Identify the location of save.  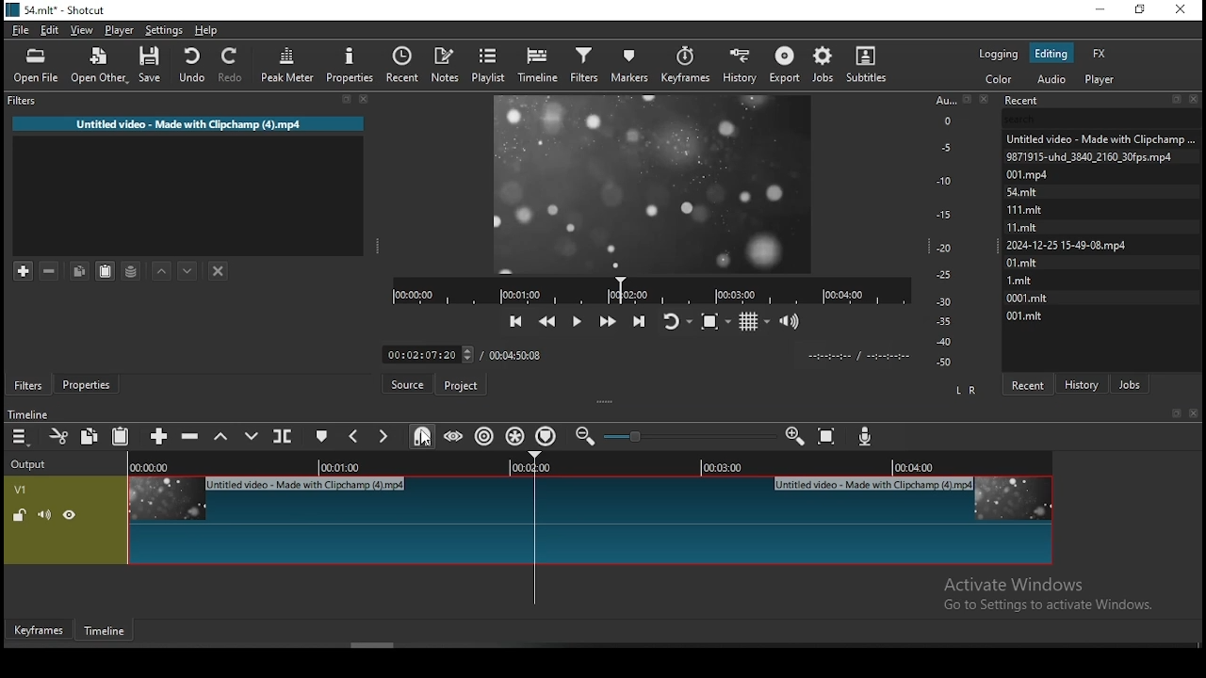
(154, 64).